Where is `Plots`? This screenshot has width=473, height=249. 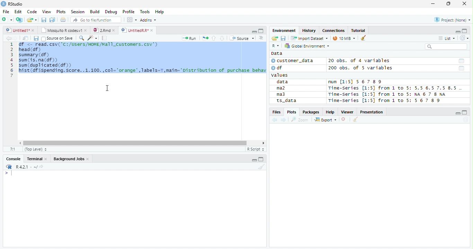
Plots is located at coordinates (292, 112).